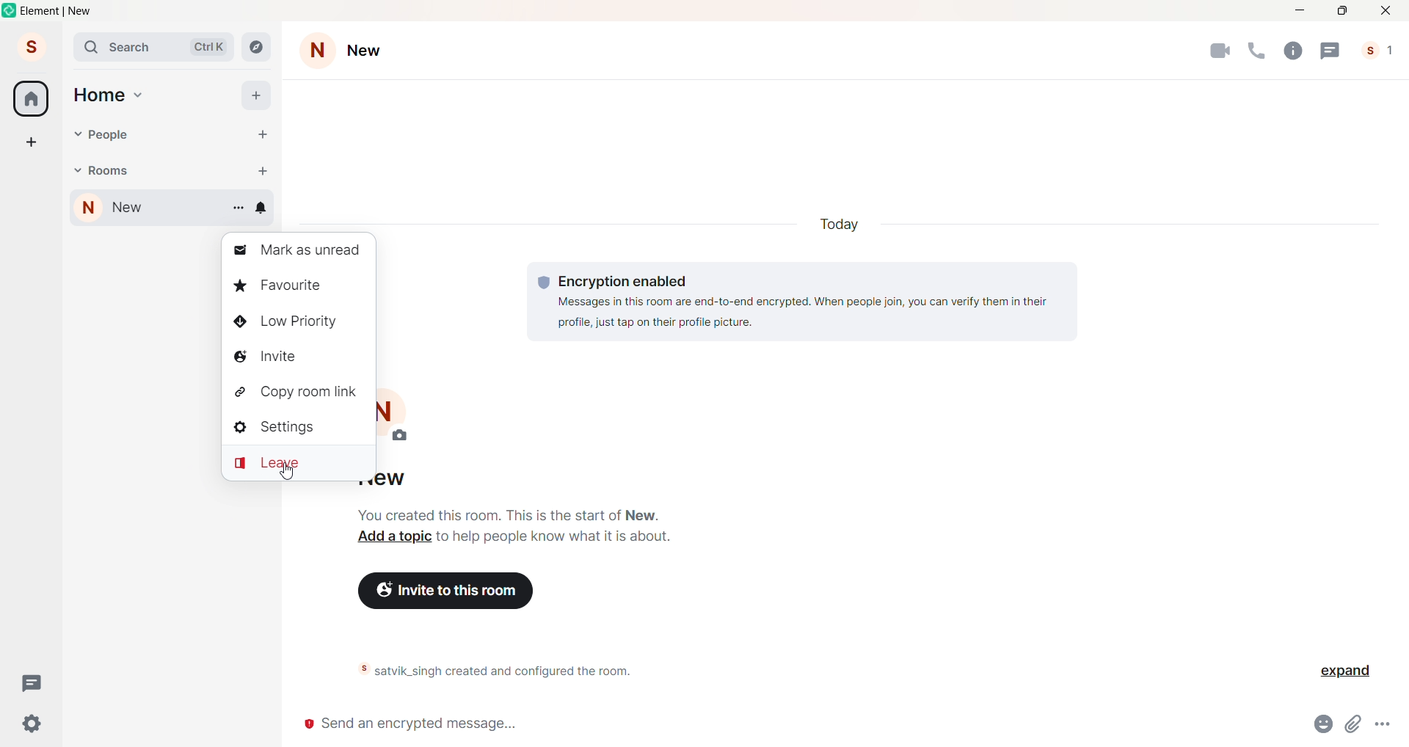 The height and width of the screenshot is (747, 1409). I want to click on Emoji, so click(1327, 723).